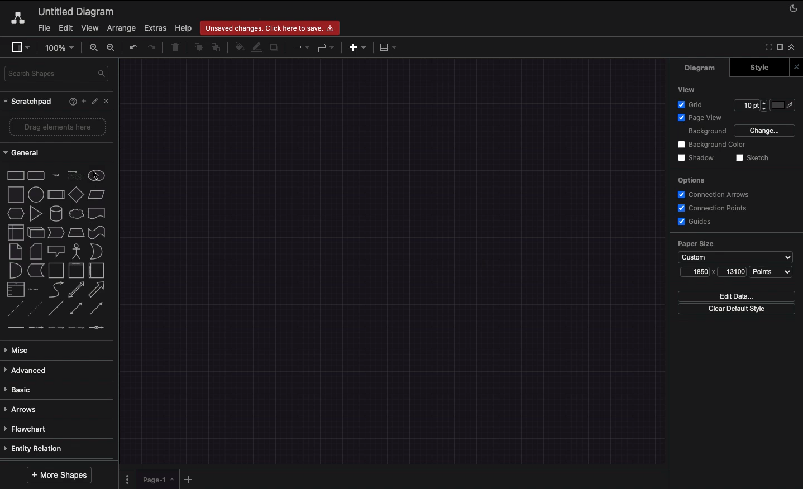  Describe the element at coordinates (275, 47) in the screenshot. I see `Shadow` at that location.